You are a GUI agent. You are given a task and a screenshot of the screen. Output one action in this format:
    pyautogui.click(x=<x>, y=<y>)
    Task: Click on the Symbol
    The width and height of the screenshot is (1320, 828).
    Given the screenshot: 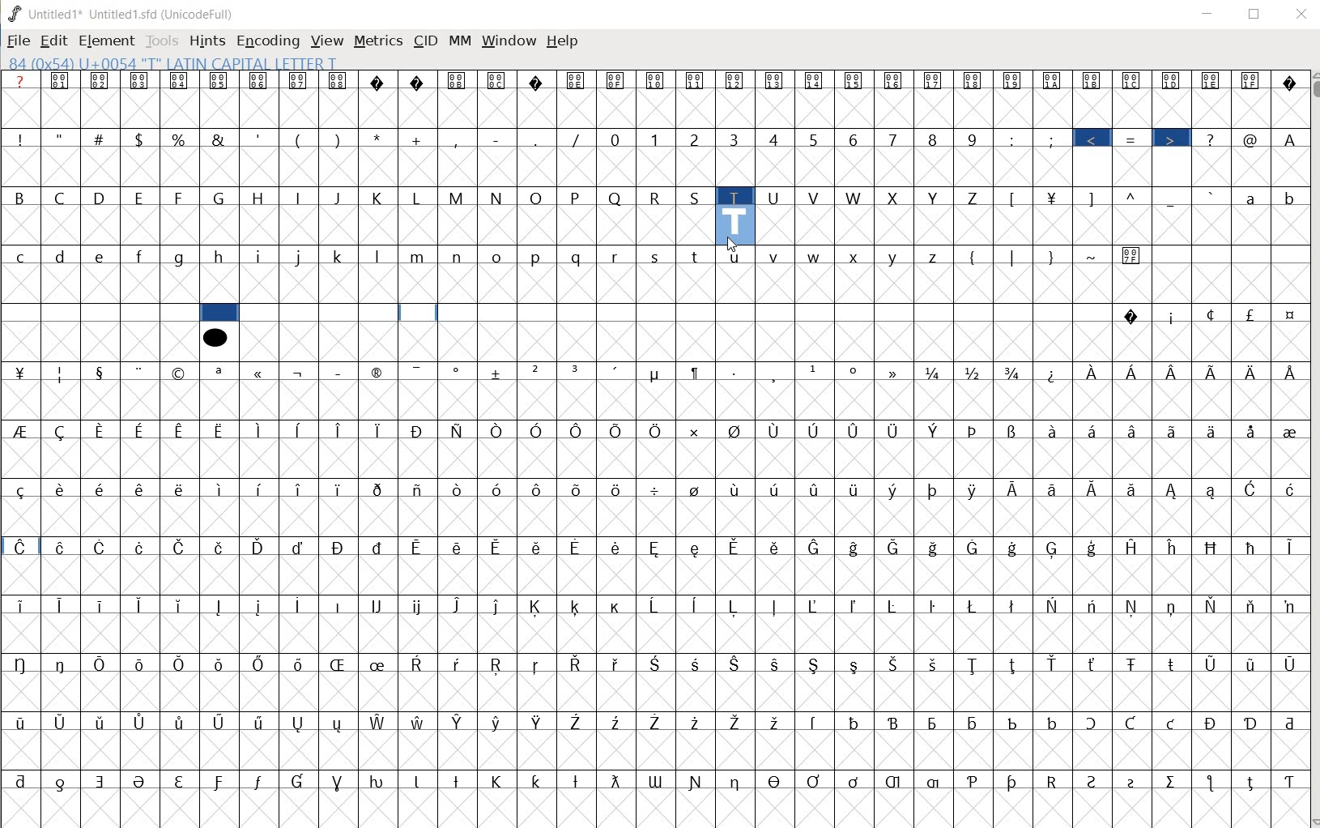 What is the action you would take?
    pyautogui.click(x=499, y=487)
    